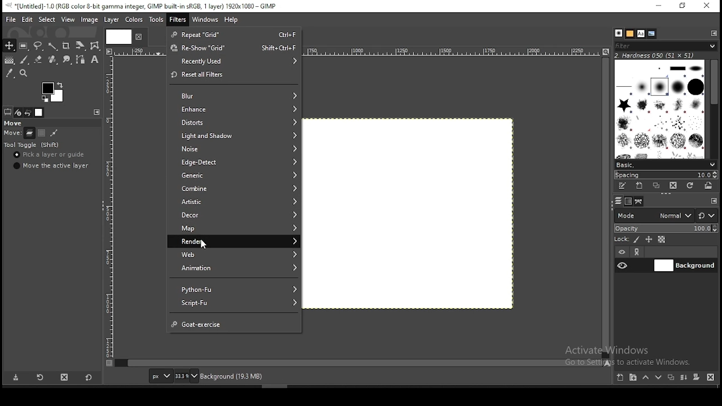 This screenshot has width=722, height=406. Describe the element at coordinates (666, 46) in the screenshot. I see `brushes filter` at that location.